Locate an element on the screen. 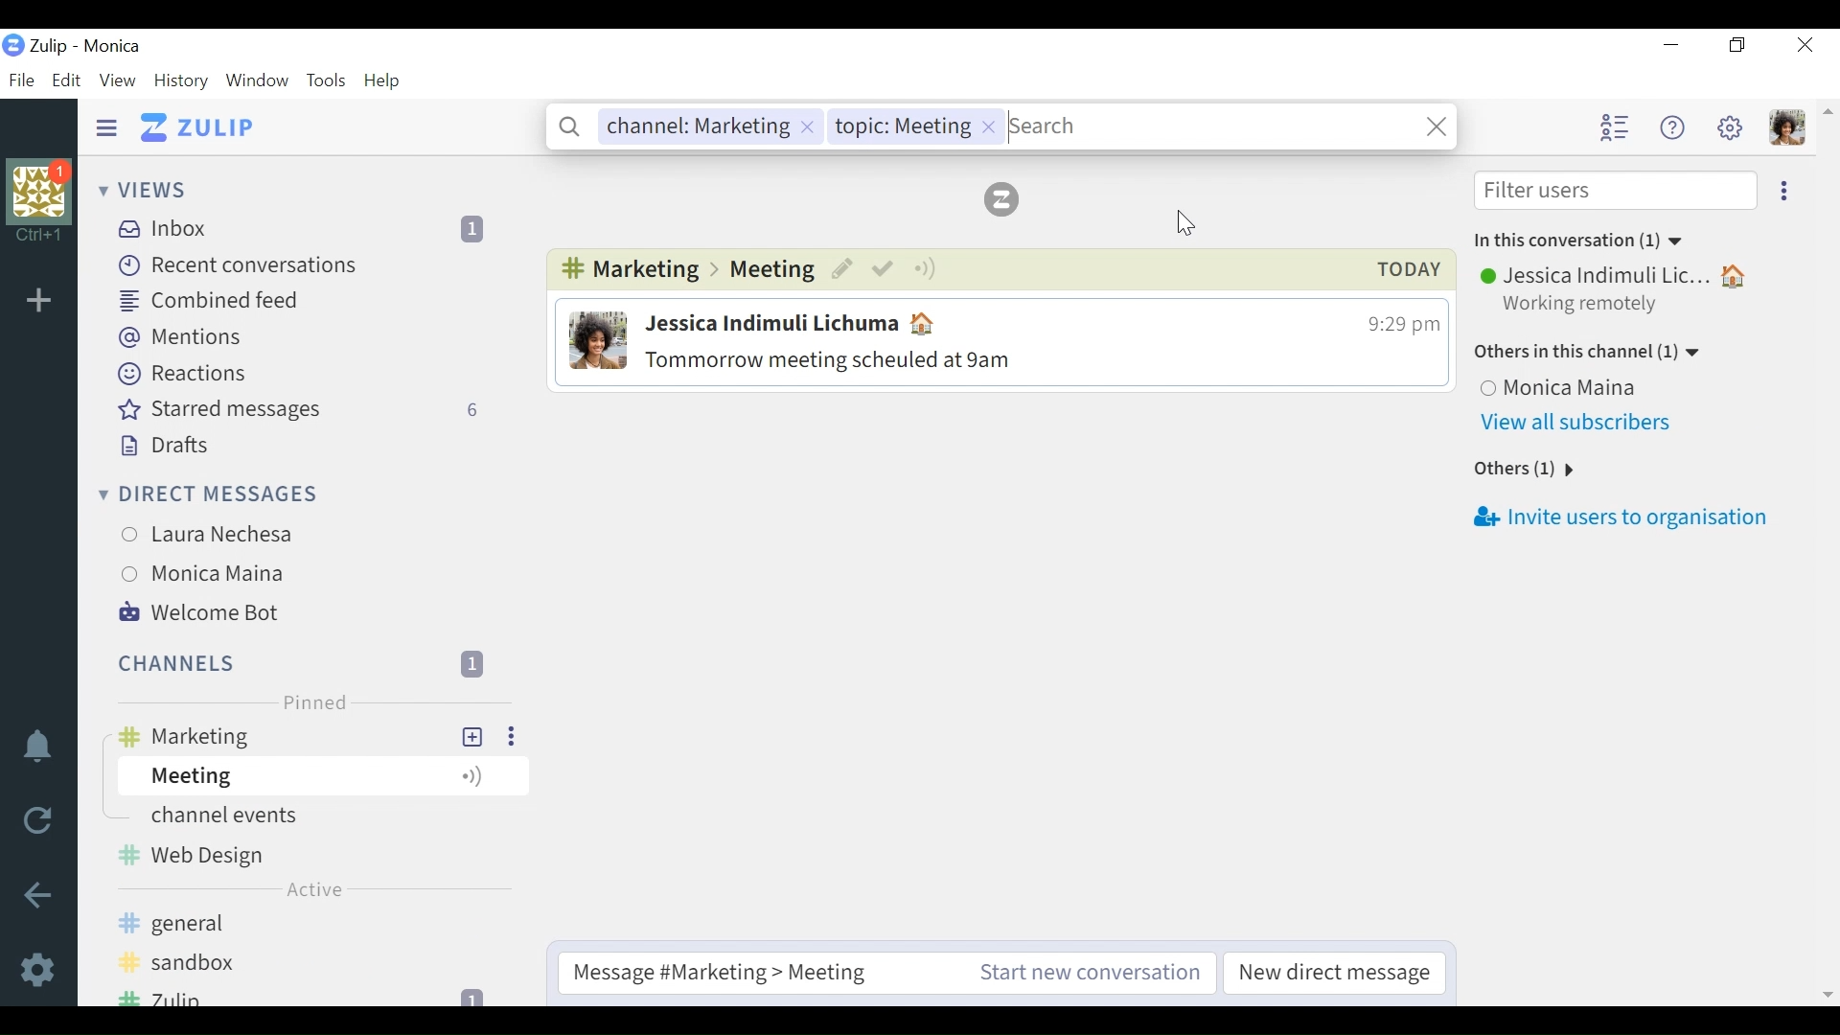  Time is located at coordinates (1393, 325).